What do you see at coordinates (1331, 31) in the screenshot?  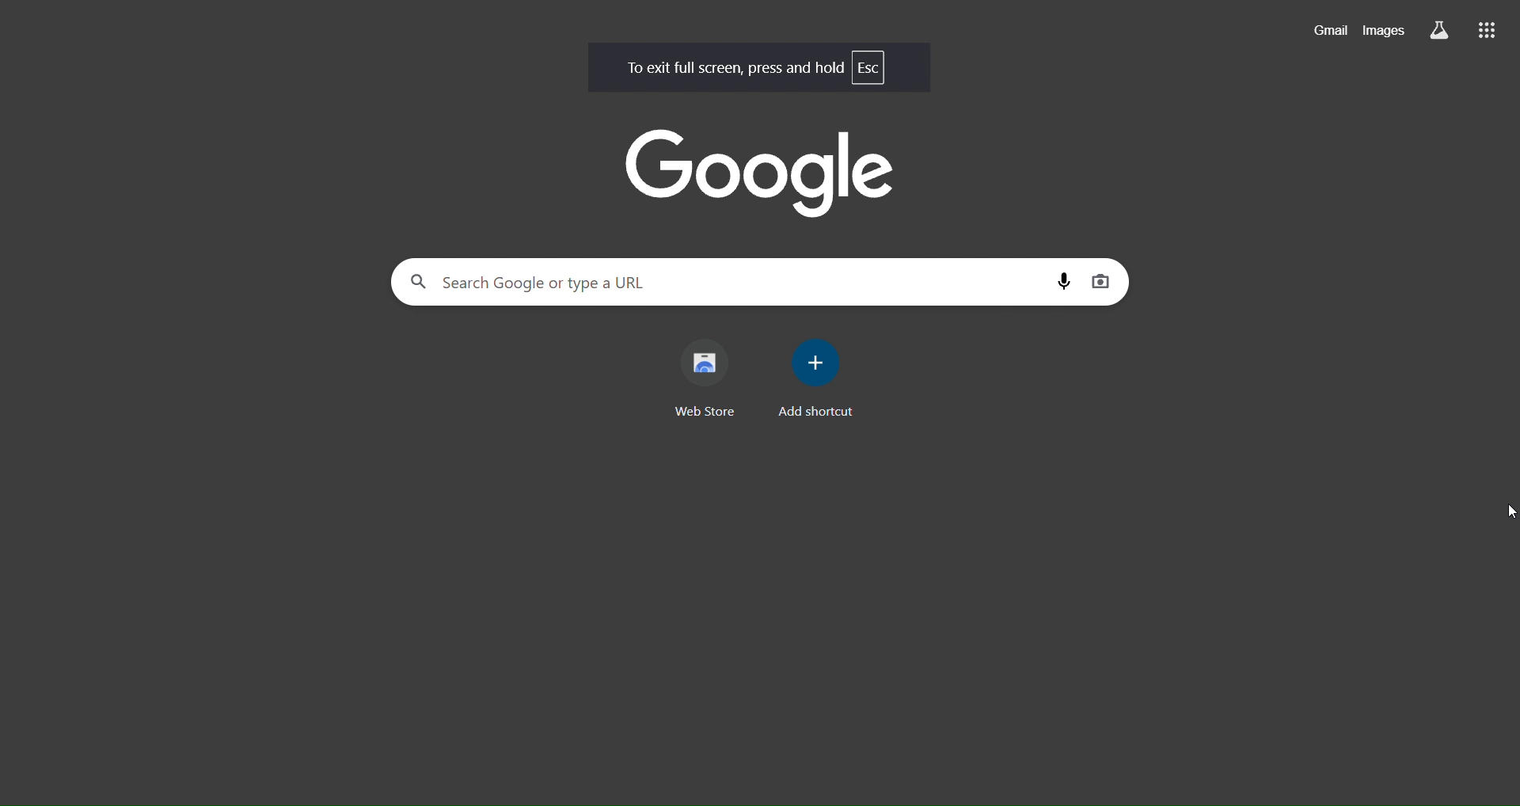 I see `gmail` at bounding box center [1331, 31].